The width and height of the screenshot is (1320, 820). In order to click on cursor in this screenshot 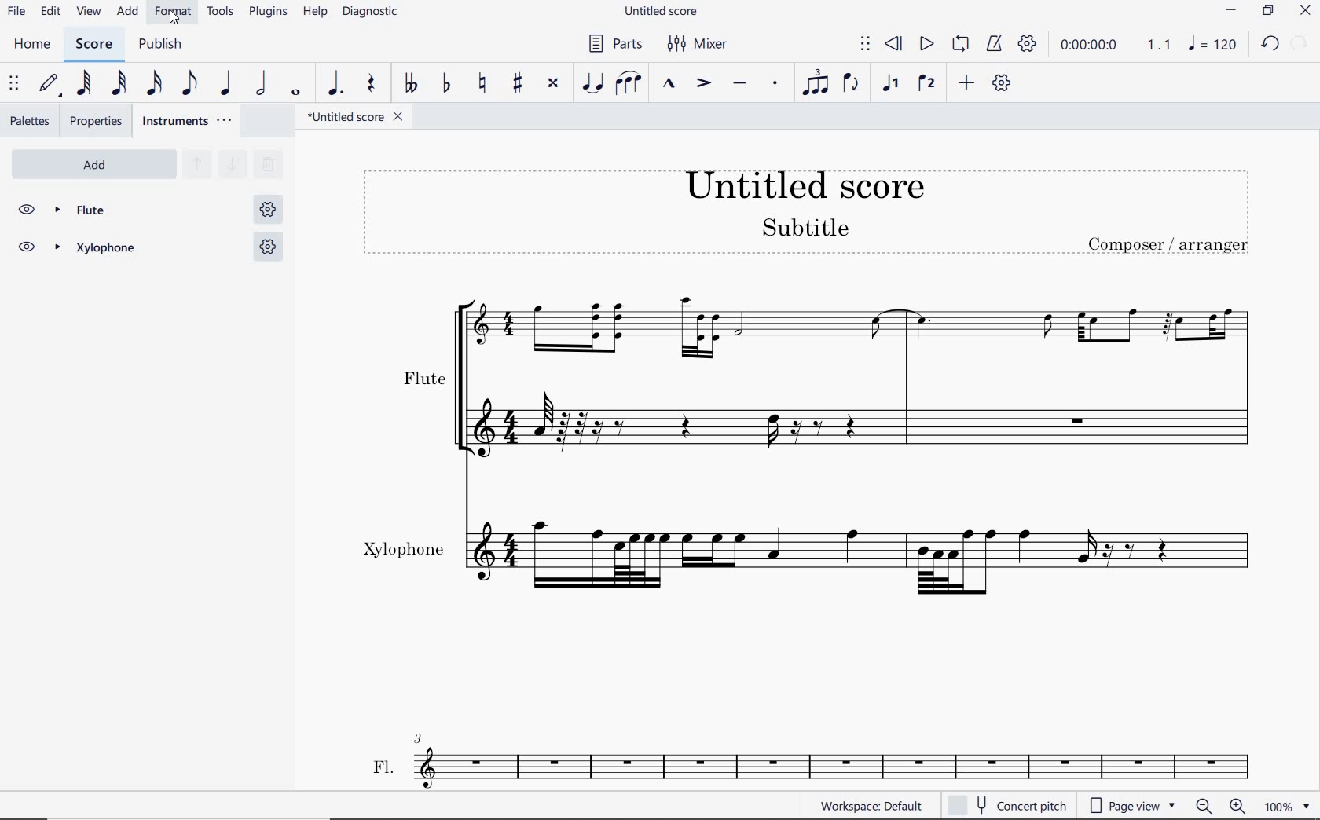, I will do `click(174, 23)`.